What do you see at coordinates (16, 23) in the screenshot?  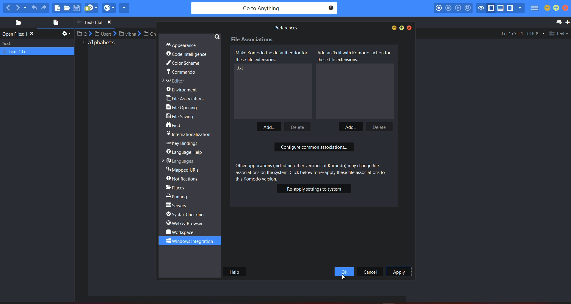 I see `places` at bounding box center [16, 23].